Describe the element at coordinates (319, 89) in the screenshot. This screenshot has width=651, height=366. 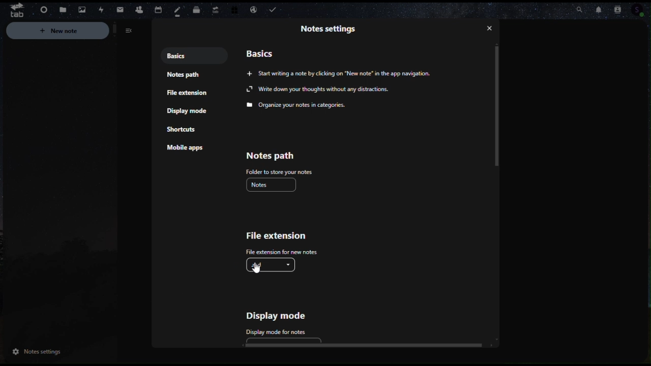
I see `write down your thoughts` at that location.